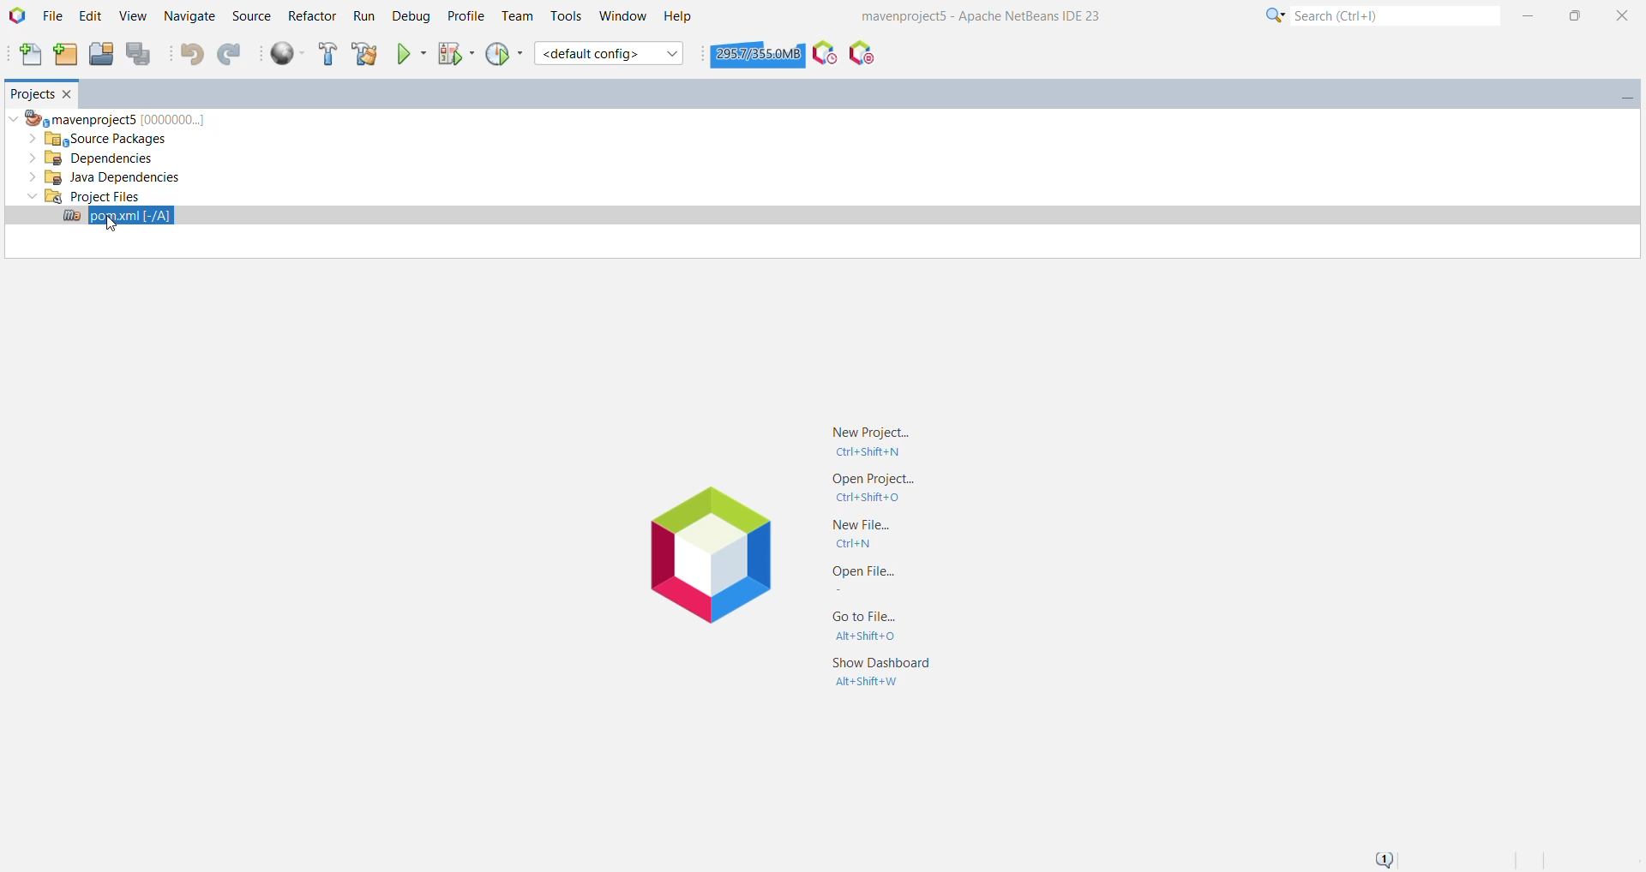  I want to click on Debug Project, so click(454, 53).